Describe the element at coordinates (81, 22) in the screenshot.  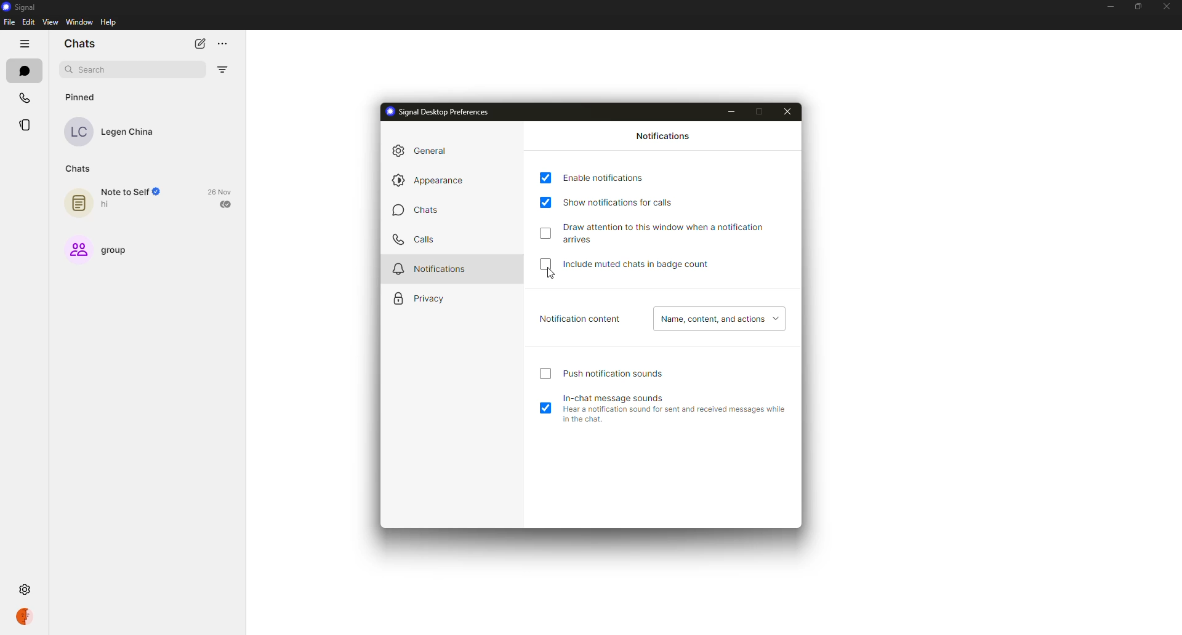
I see `window` at that location.